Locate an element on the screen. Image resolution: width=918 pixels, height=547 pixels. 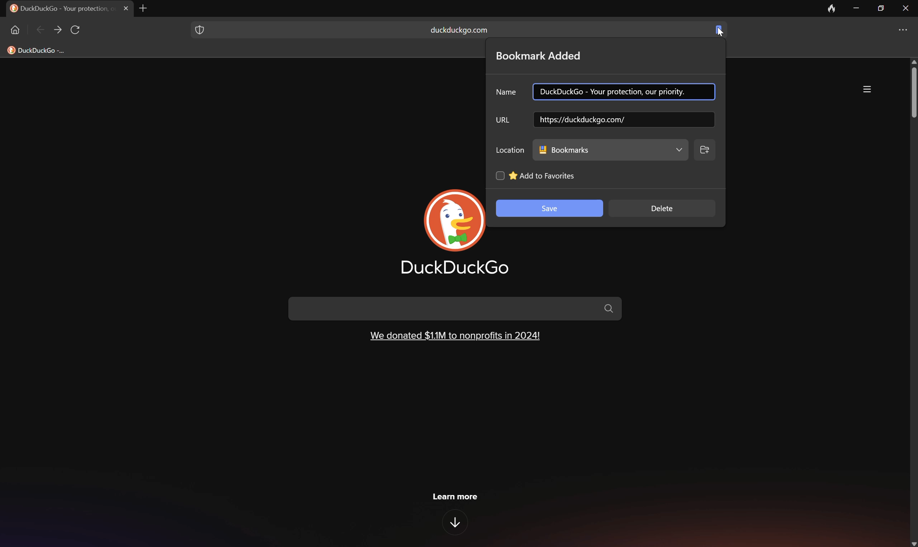
We donated $1.1M to nonprofits in 2024! is located at coordinates (455, 335).